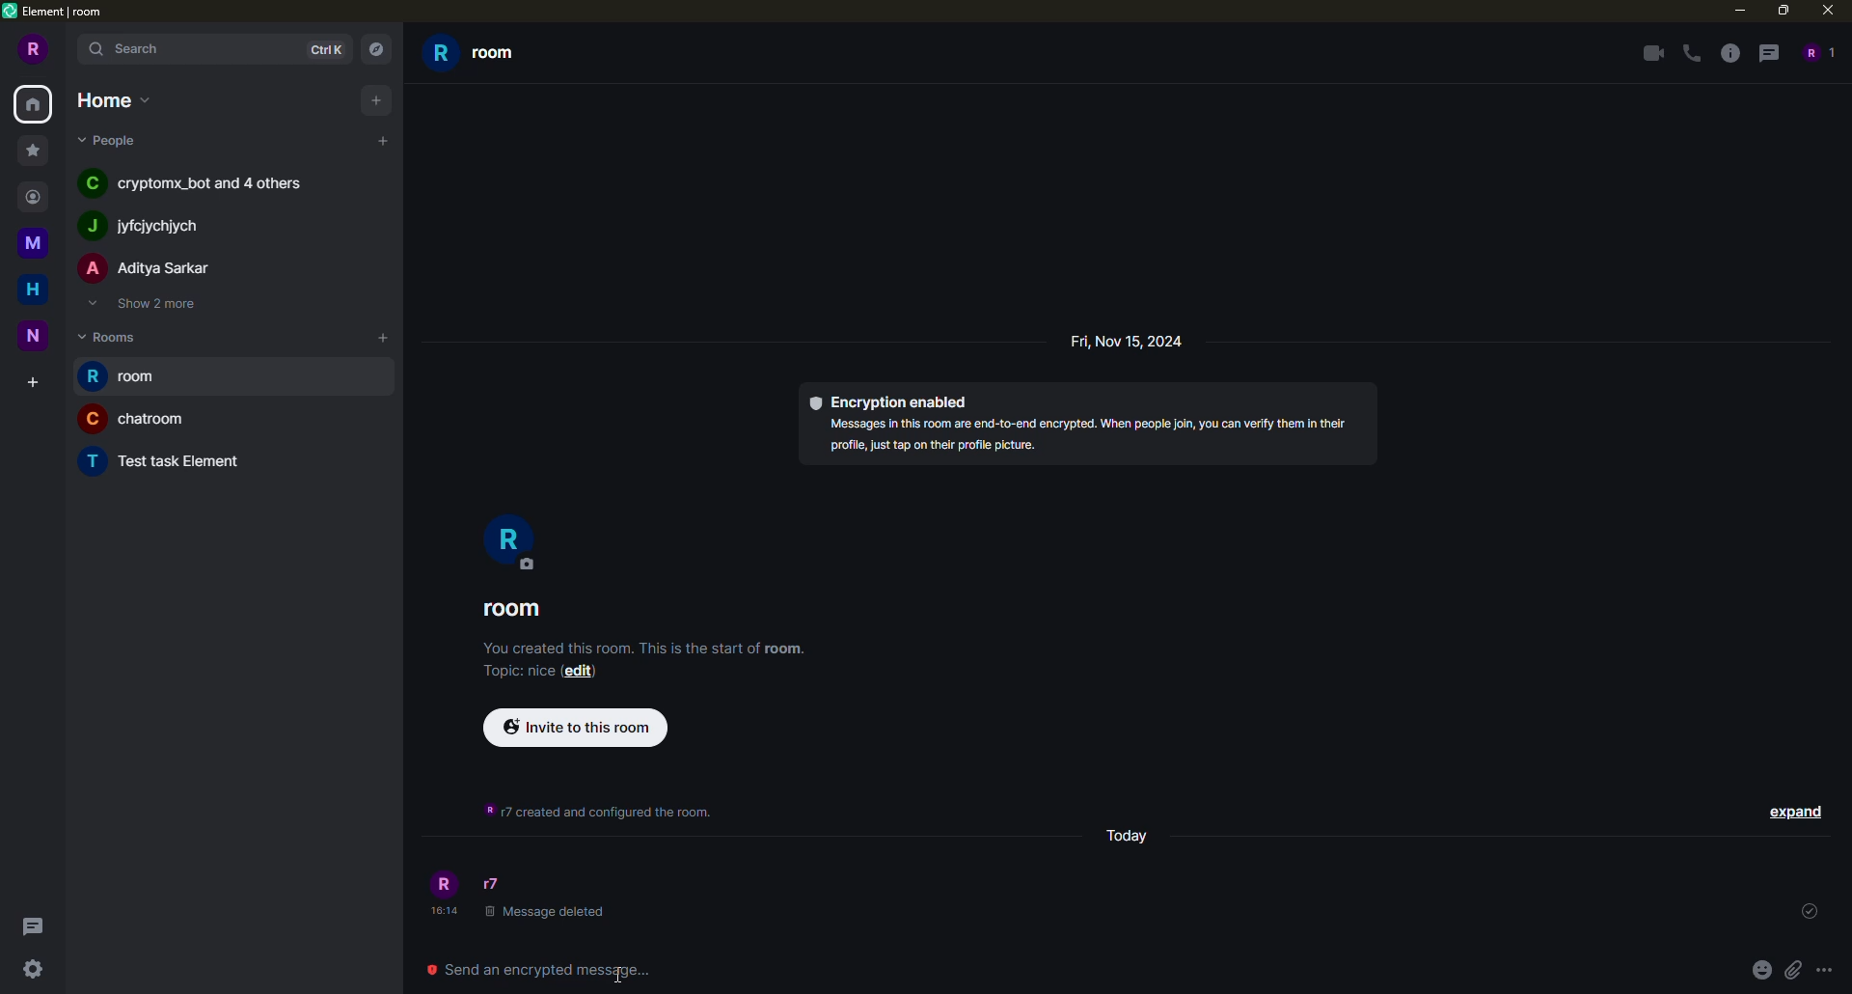  What do you see at coordinates (31, 149) in the screenshot?
I see `favorite` at bounding box center [31, 149].